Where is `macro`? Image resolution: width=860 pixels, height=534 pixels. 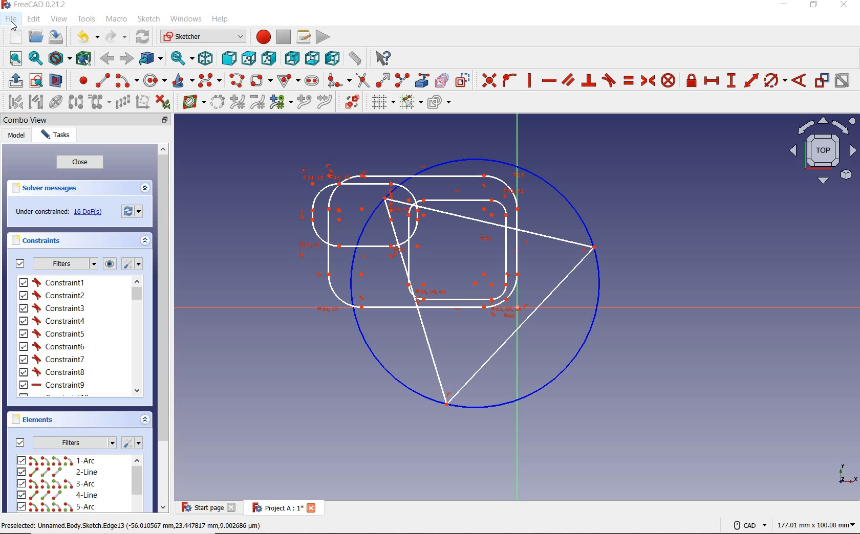 macro is located at coordinates (116, 20).